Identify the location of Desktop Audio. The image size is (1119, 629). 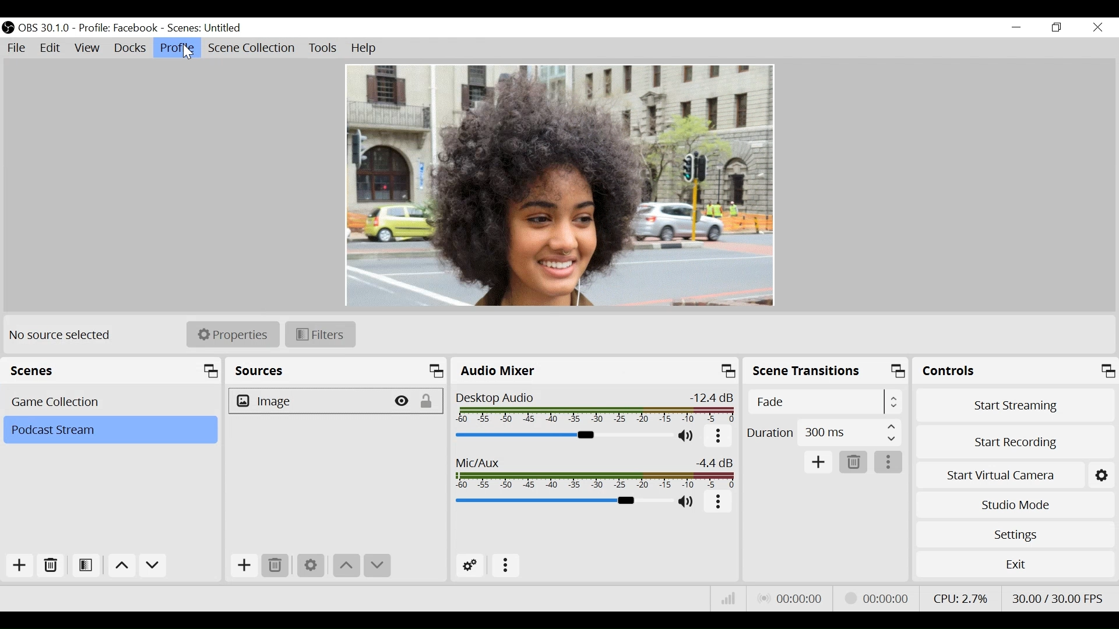
(595, 407).